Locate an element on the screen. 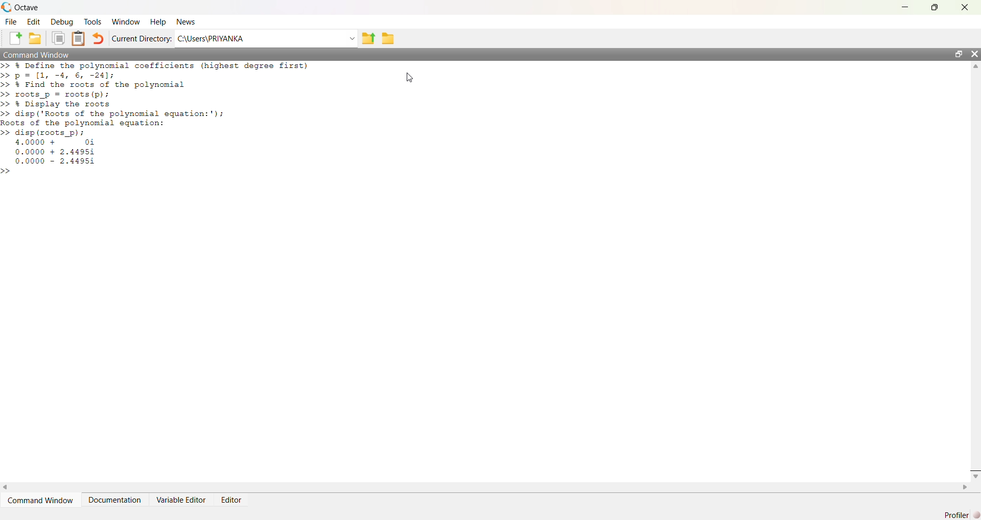  Windows is located at coordinates (128, 22).